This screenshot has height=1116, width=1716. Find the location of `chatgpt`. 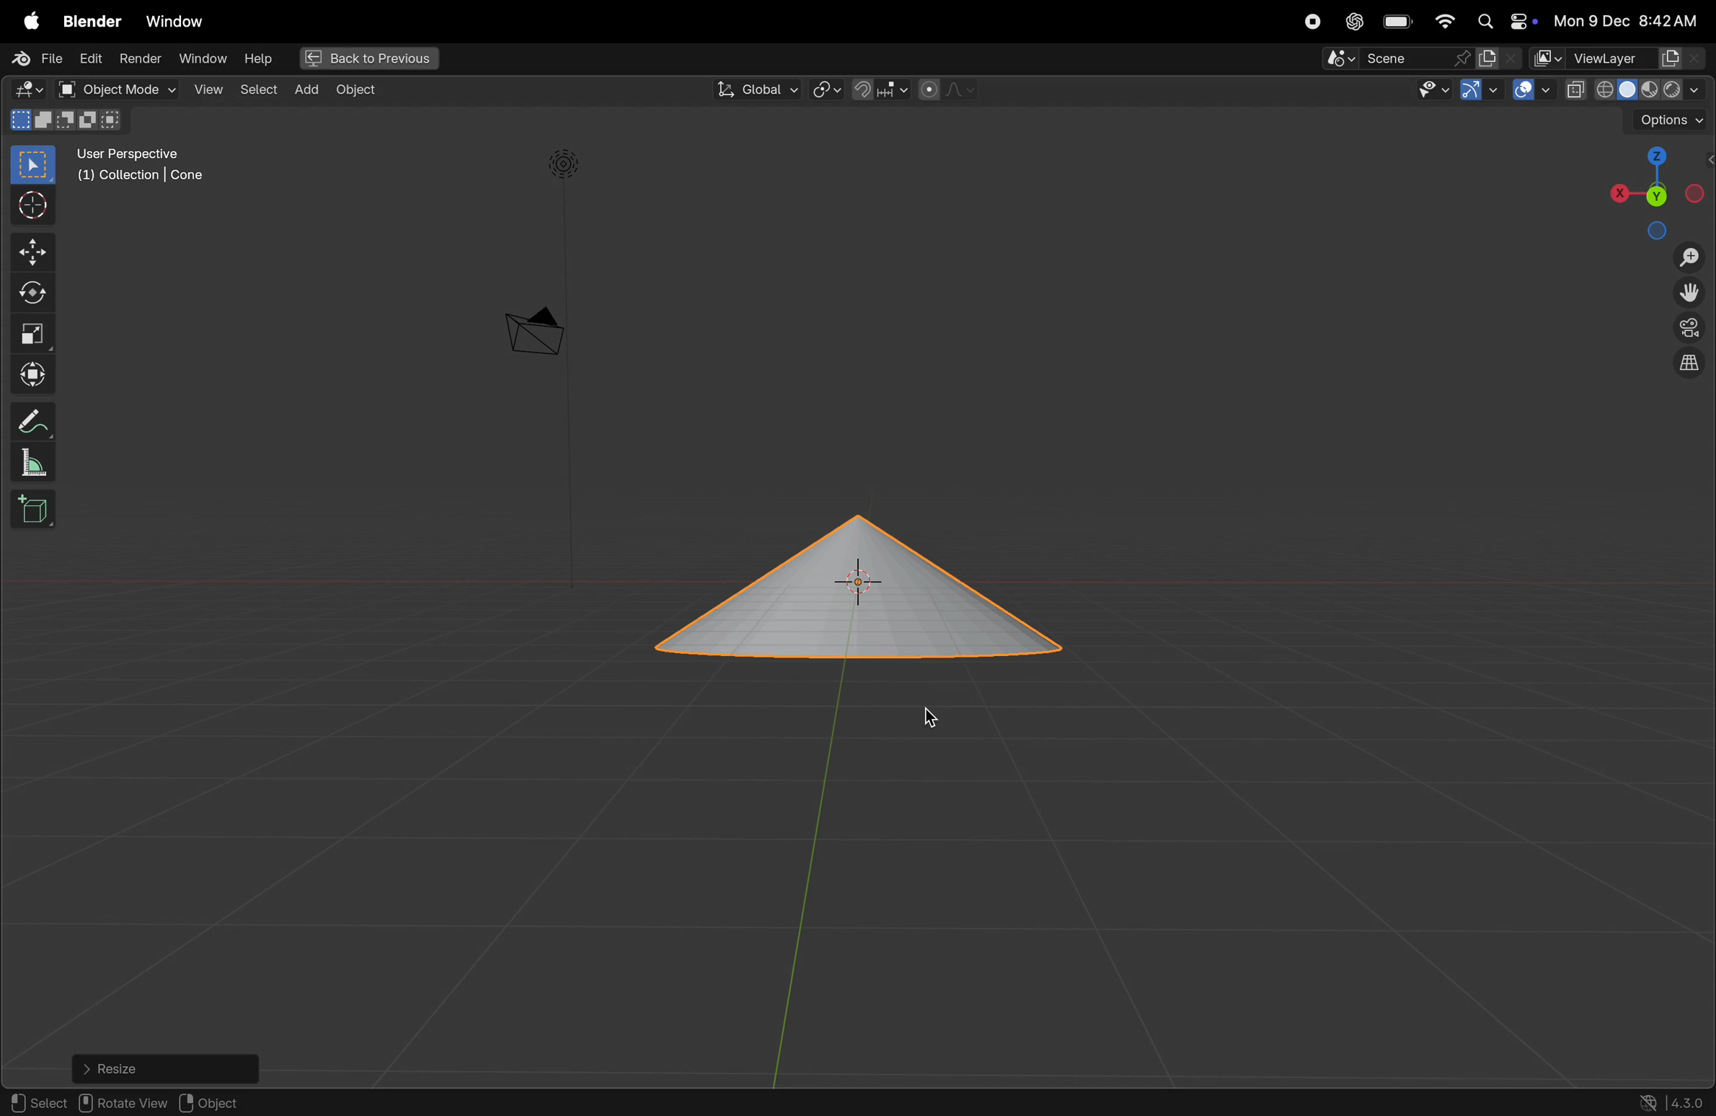

chatgpt is located at coordinates (1354, 22).